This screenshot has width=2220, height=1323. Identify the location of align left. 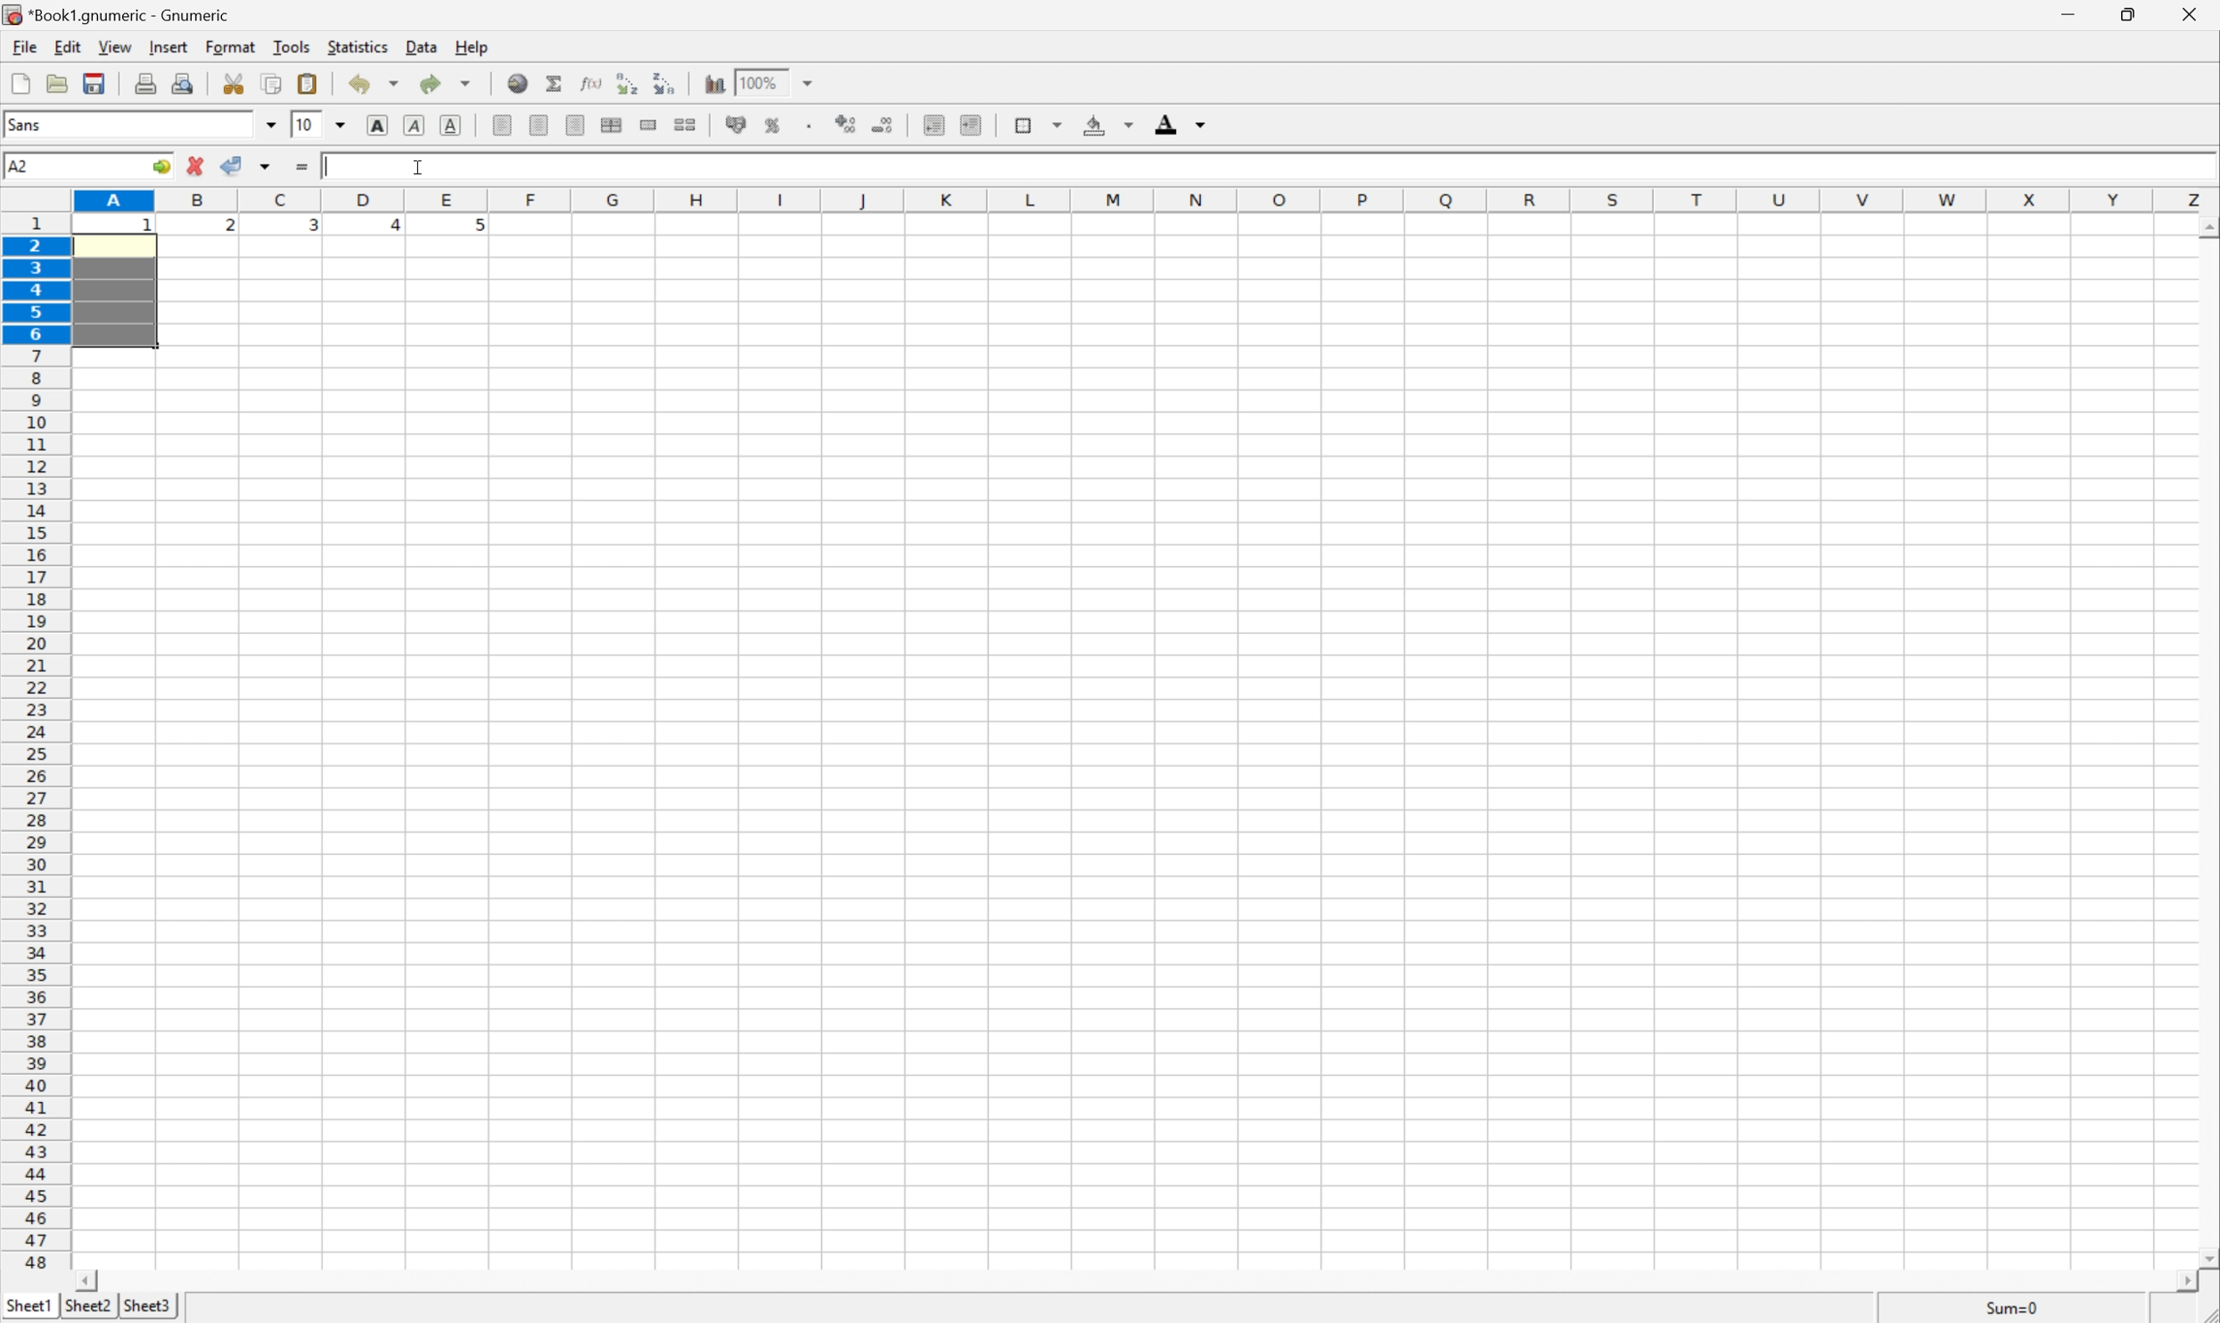
(504, 124).